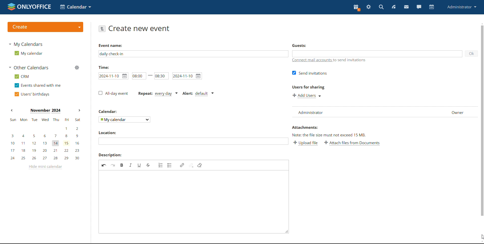 The width and height of the screenshot is (484, 244). Describe the element at coordinates (26, 44) in the screenshot. I see `my calendars` at that location.